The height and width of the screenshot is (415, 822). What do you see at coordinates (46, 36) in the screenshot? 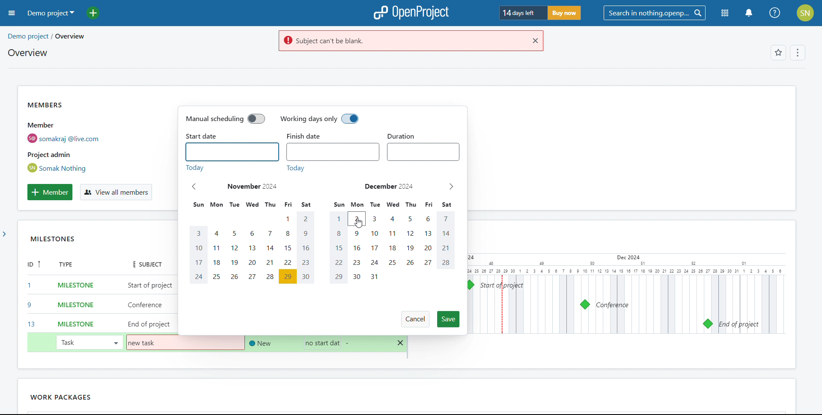
I see `demo project/overview` at bounding box center [46, 36].